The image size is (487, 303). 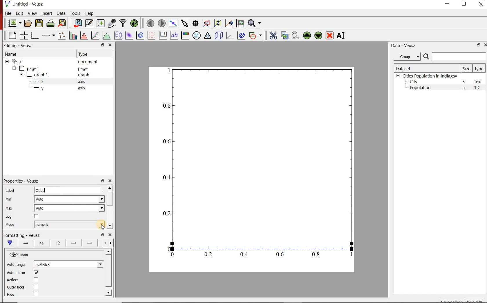 What do you see at coordinates (15, 287) in the screenshot?
I see `Outer ticks` at bounding box center [15, 287].